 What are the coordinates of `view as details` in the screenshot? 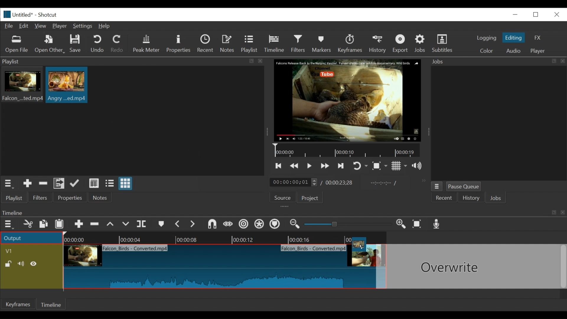 It's located at (94, 183).